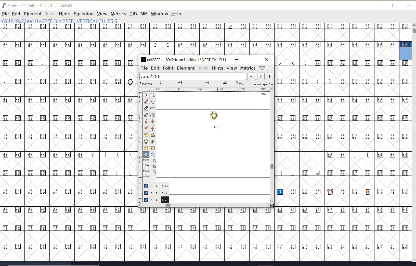 The image size is (416, 266). Describe the element at coordinates (4, 5) in the screenshot. I see `fontforge logo` at that location.